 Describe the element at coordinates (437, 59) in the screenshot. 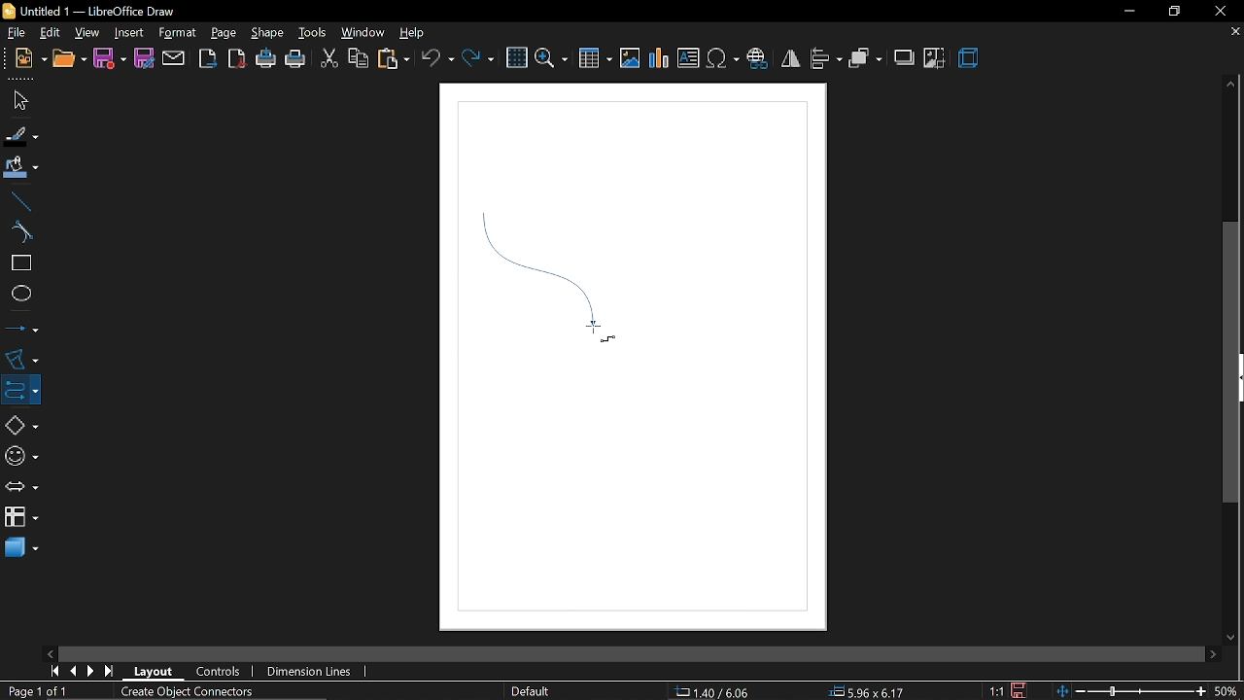

I see `undo` at that location.